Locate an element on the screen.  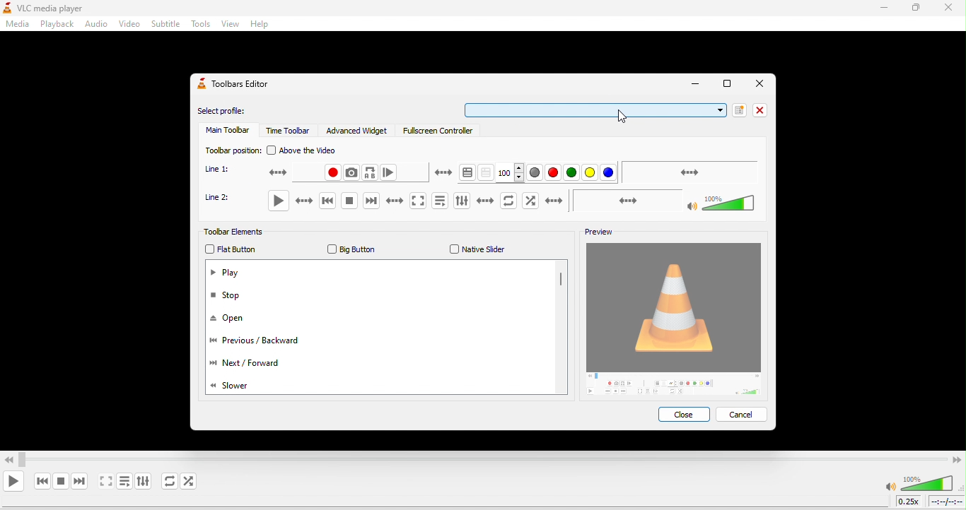
green color is located at coordinates (570, 173).